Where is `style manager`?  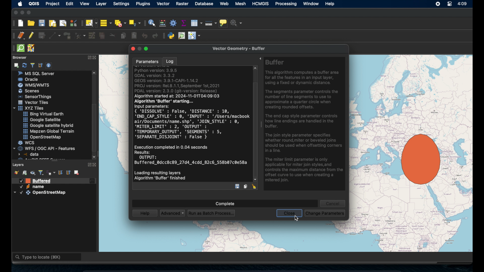
style manager is located at coordinates (73, 23).